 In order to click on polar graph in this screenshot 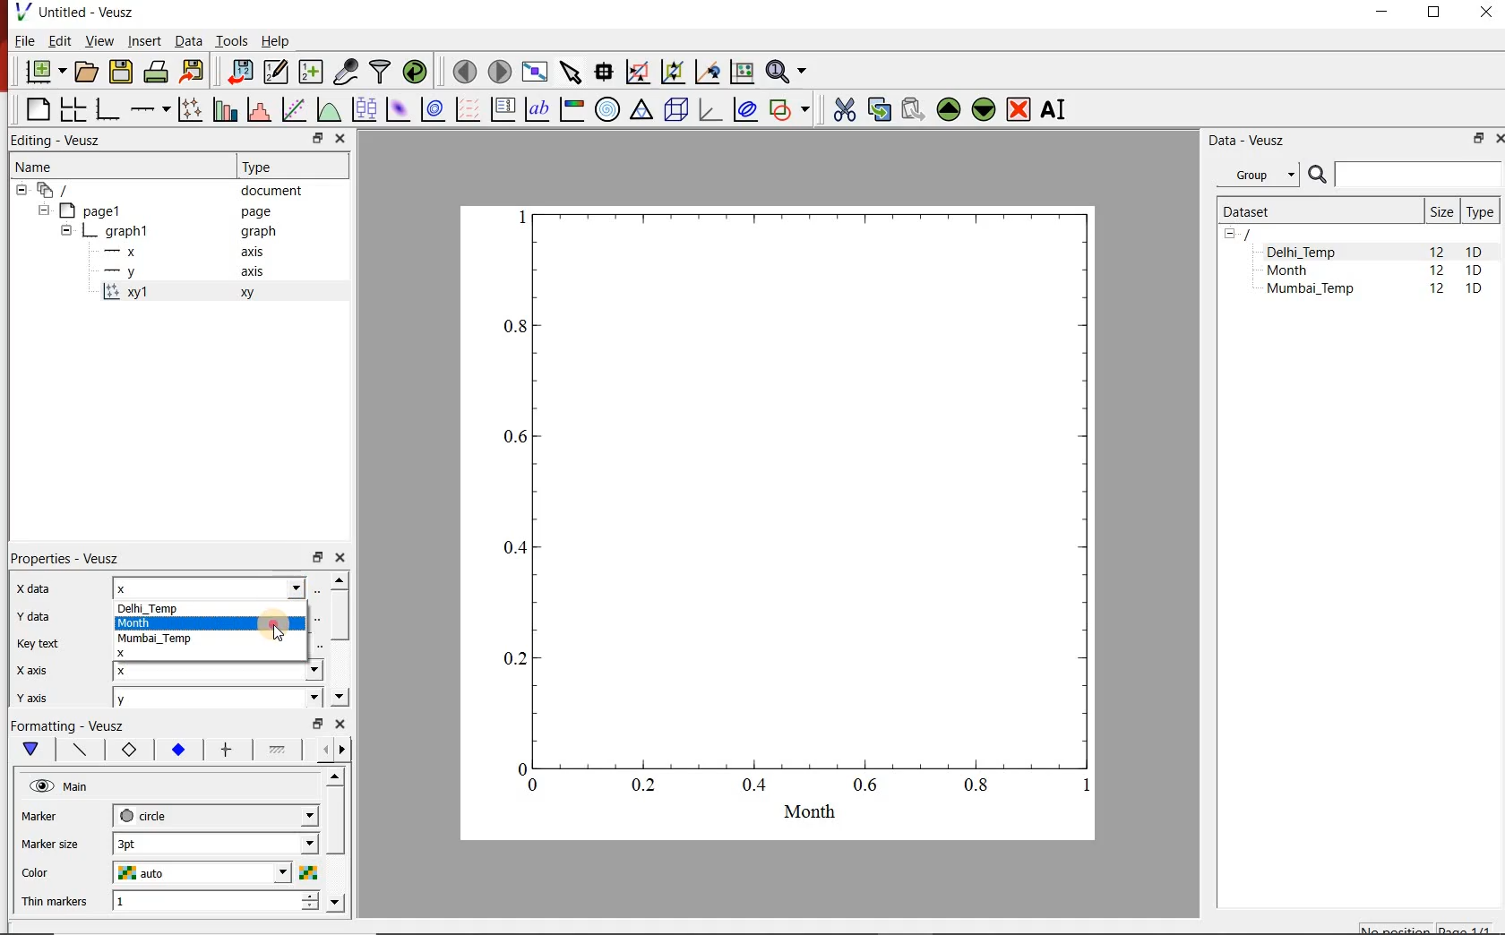, I will do `click(608, 111)`.